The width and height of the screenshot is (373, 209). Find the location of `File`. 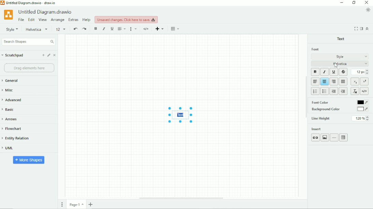

File is located at coordinates (21, 19).